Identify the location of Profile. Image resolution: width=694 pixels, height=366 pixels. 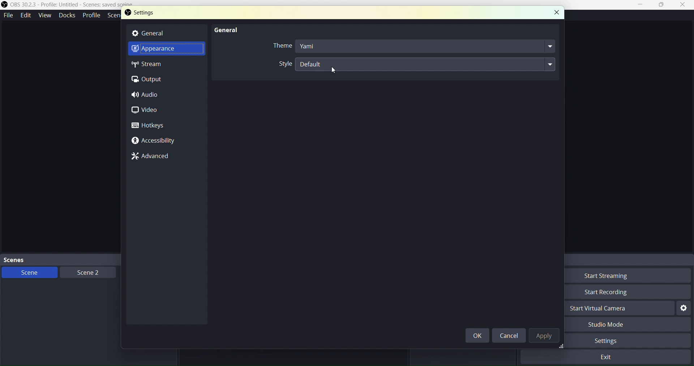
(91, 15).